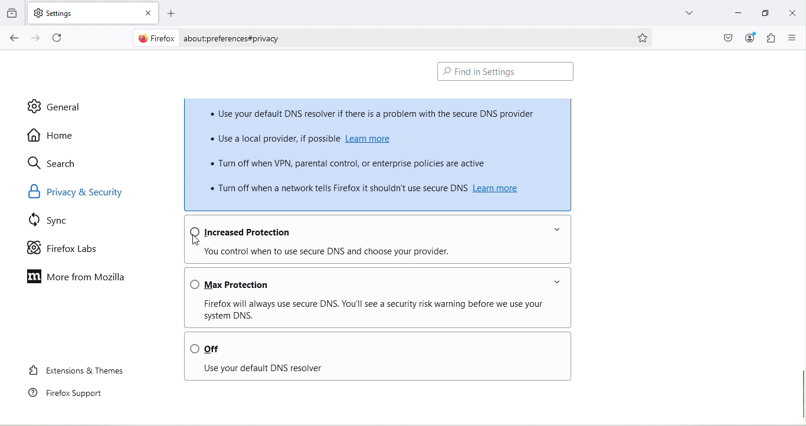 The width and height of the screenshot is (806, 426). I want to click on close tab, so click(146, 11).